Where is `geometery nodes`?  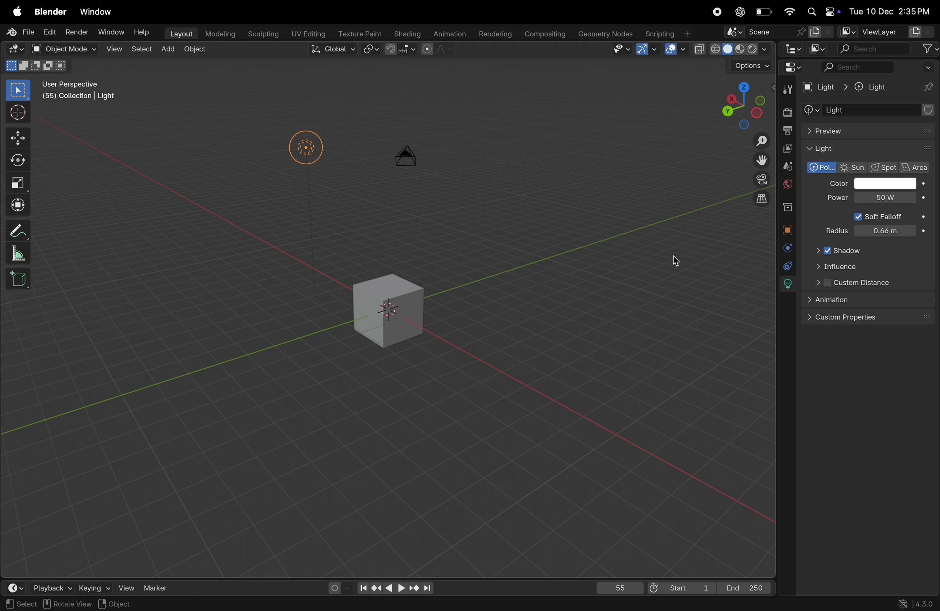 geometery nodes is located at coordinates (606, 33).